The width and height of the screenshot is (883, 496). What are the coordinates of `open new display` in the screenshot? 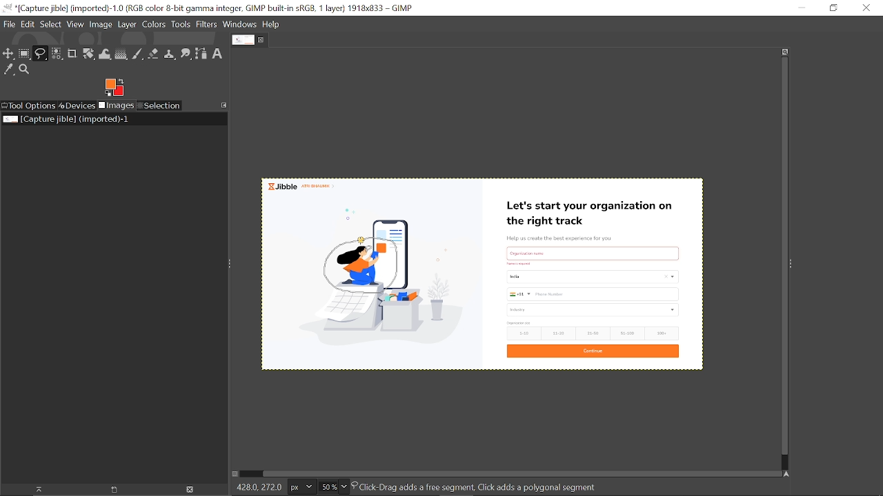 It's located at (109, 490).